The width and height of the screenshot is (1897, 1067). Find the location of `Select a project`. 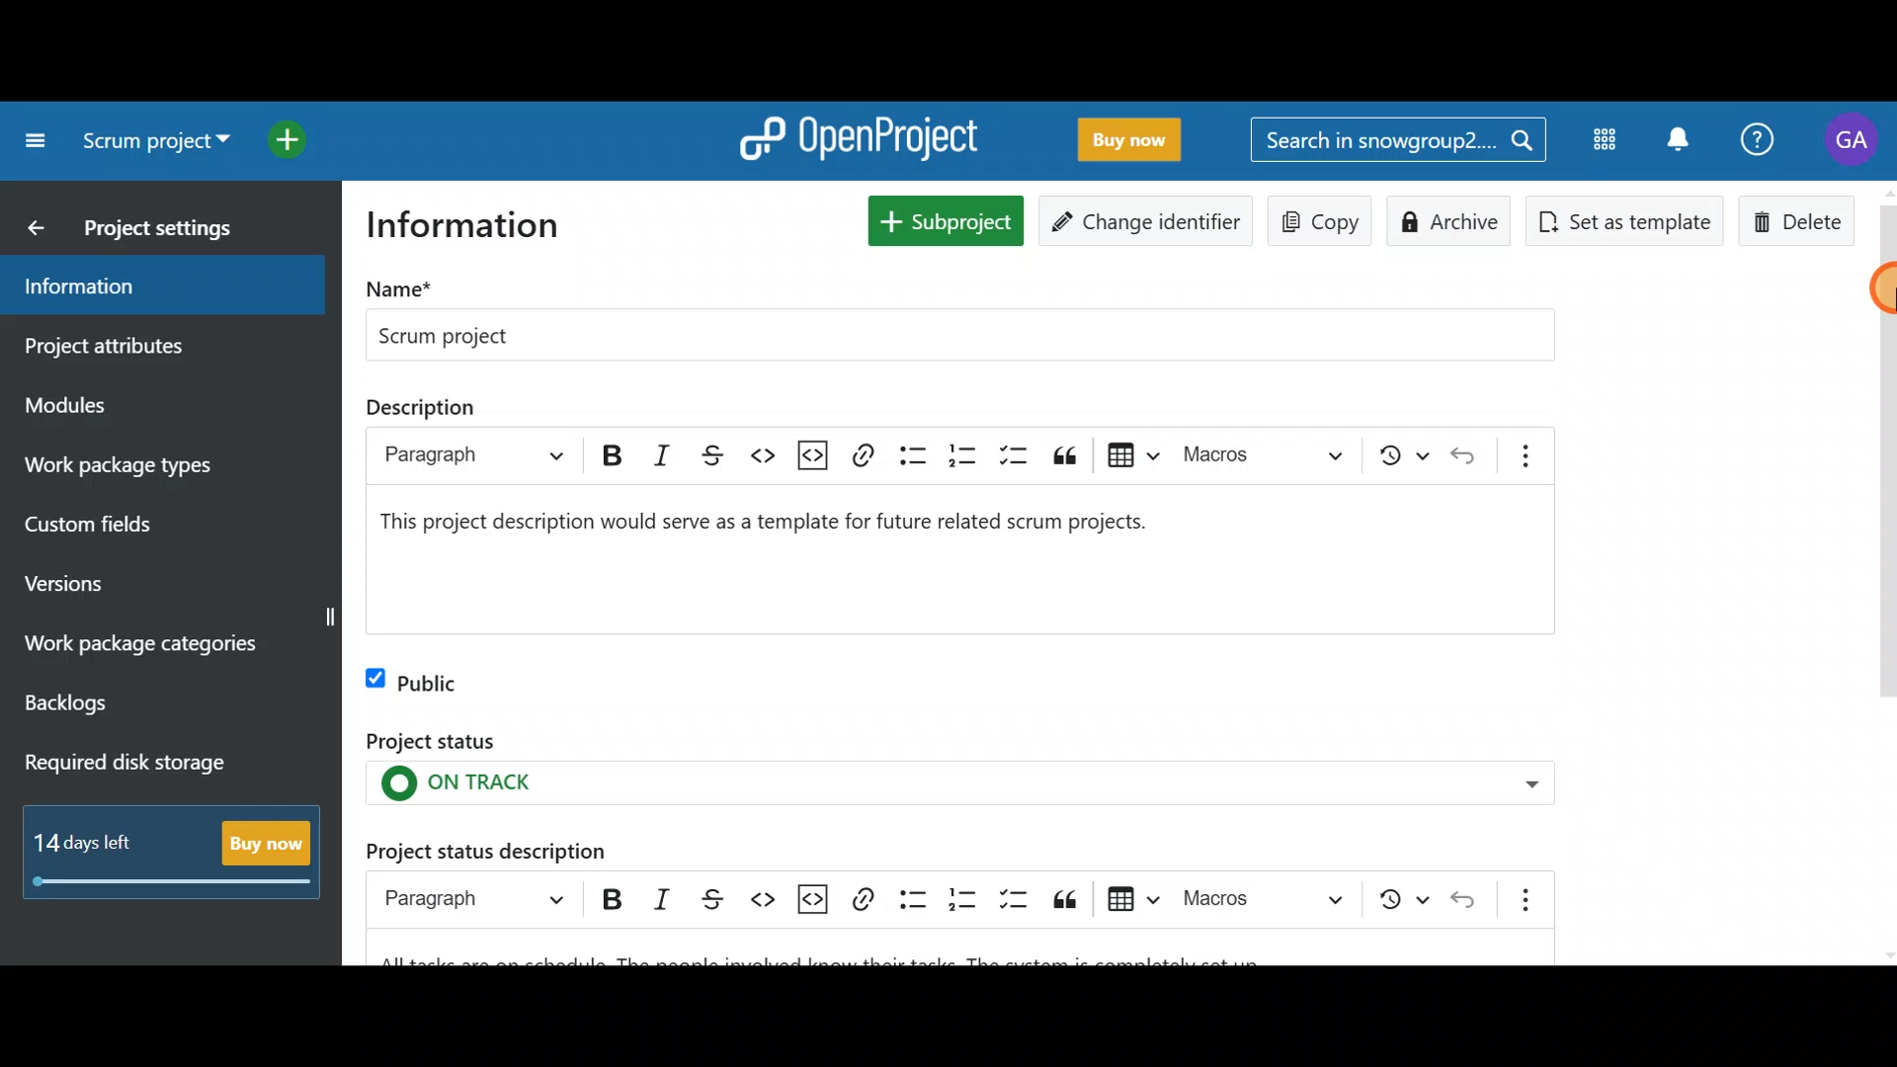

Select a project is located at coordinates (160, 148).